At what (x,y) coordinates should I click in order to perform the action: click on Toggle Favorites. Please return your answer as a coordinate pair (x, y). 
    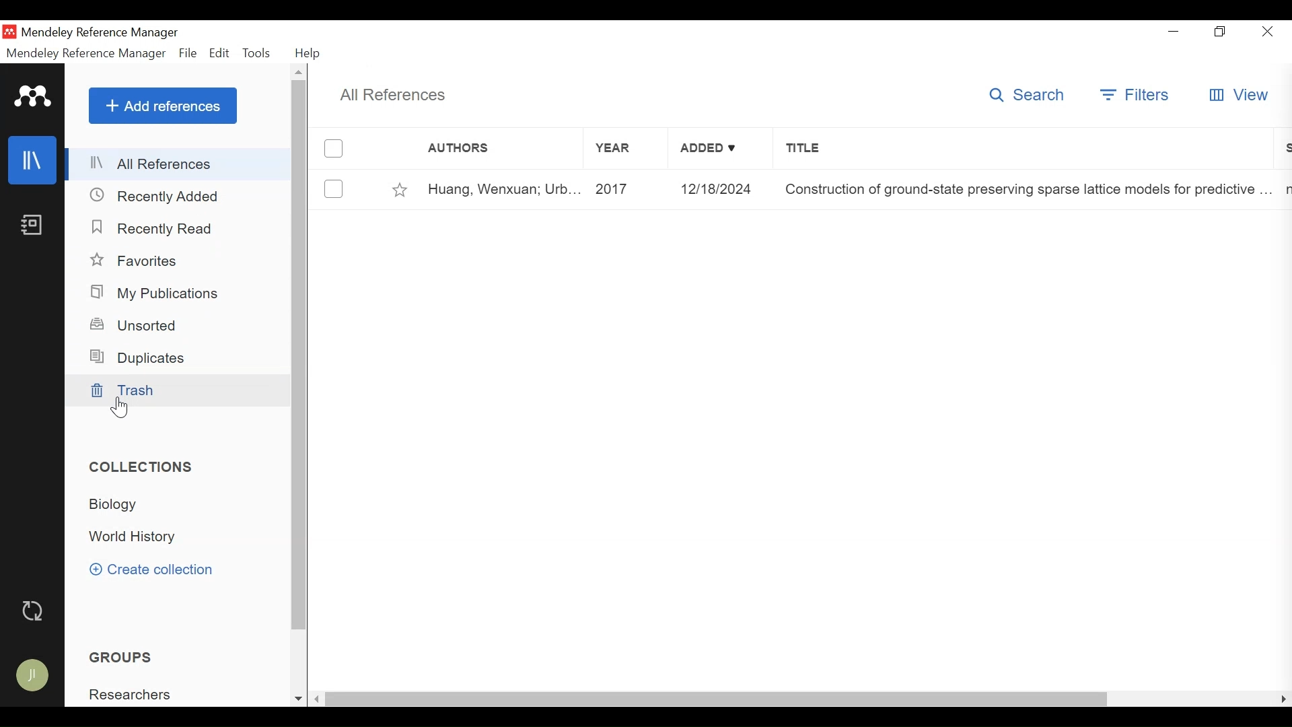
    Looking at the image, I should click on (400, 190).